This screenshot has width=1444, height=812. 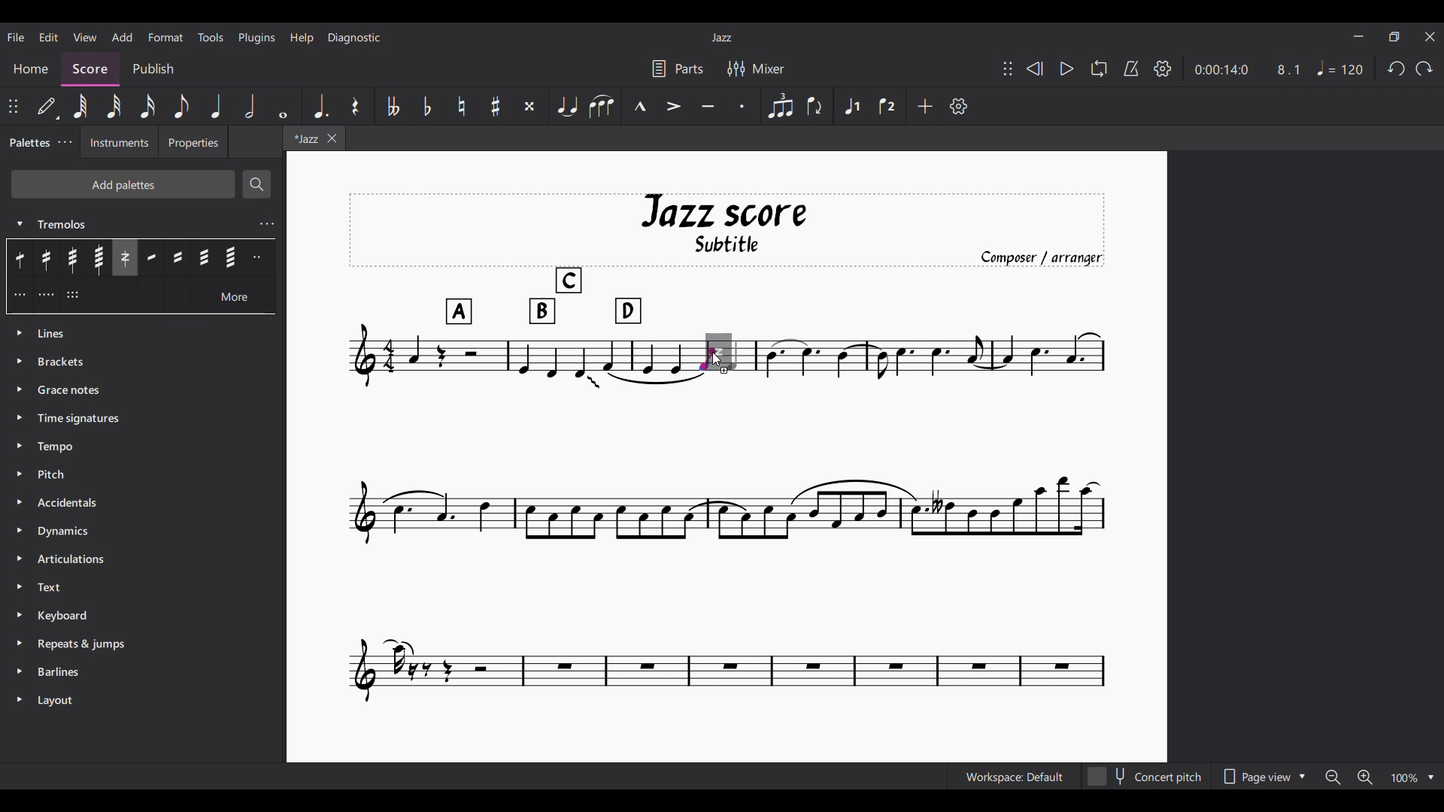 I want to click on 16th between notes, so click(x=177, y=257).